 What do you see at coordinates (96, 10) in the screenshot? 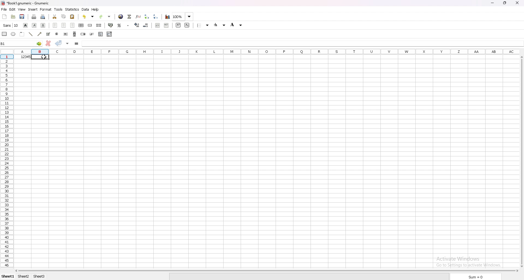
I see `help` at bounding box center [96, 10].